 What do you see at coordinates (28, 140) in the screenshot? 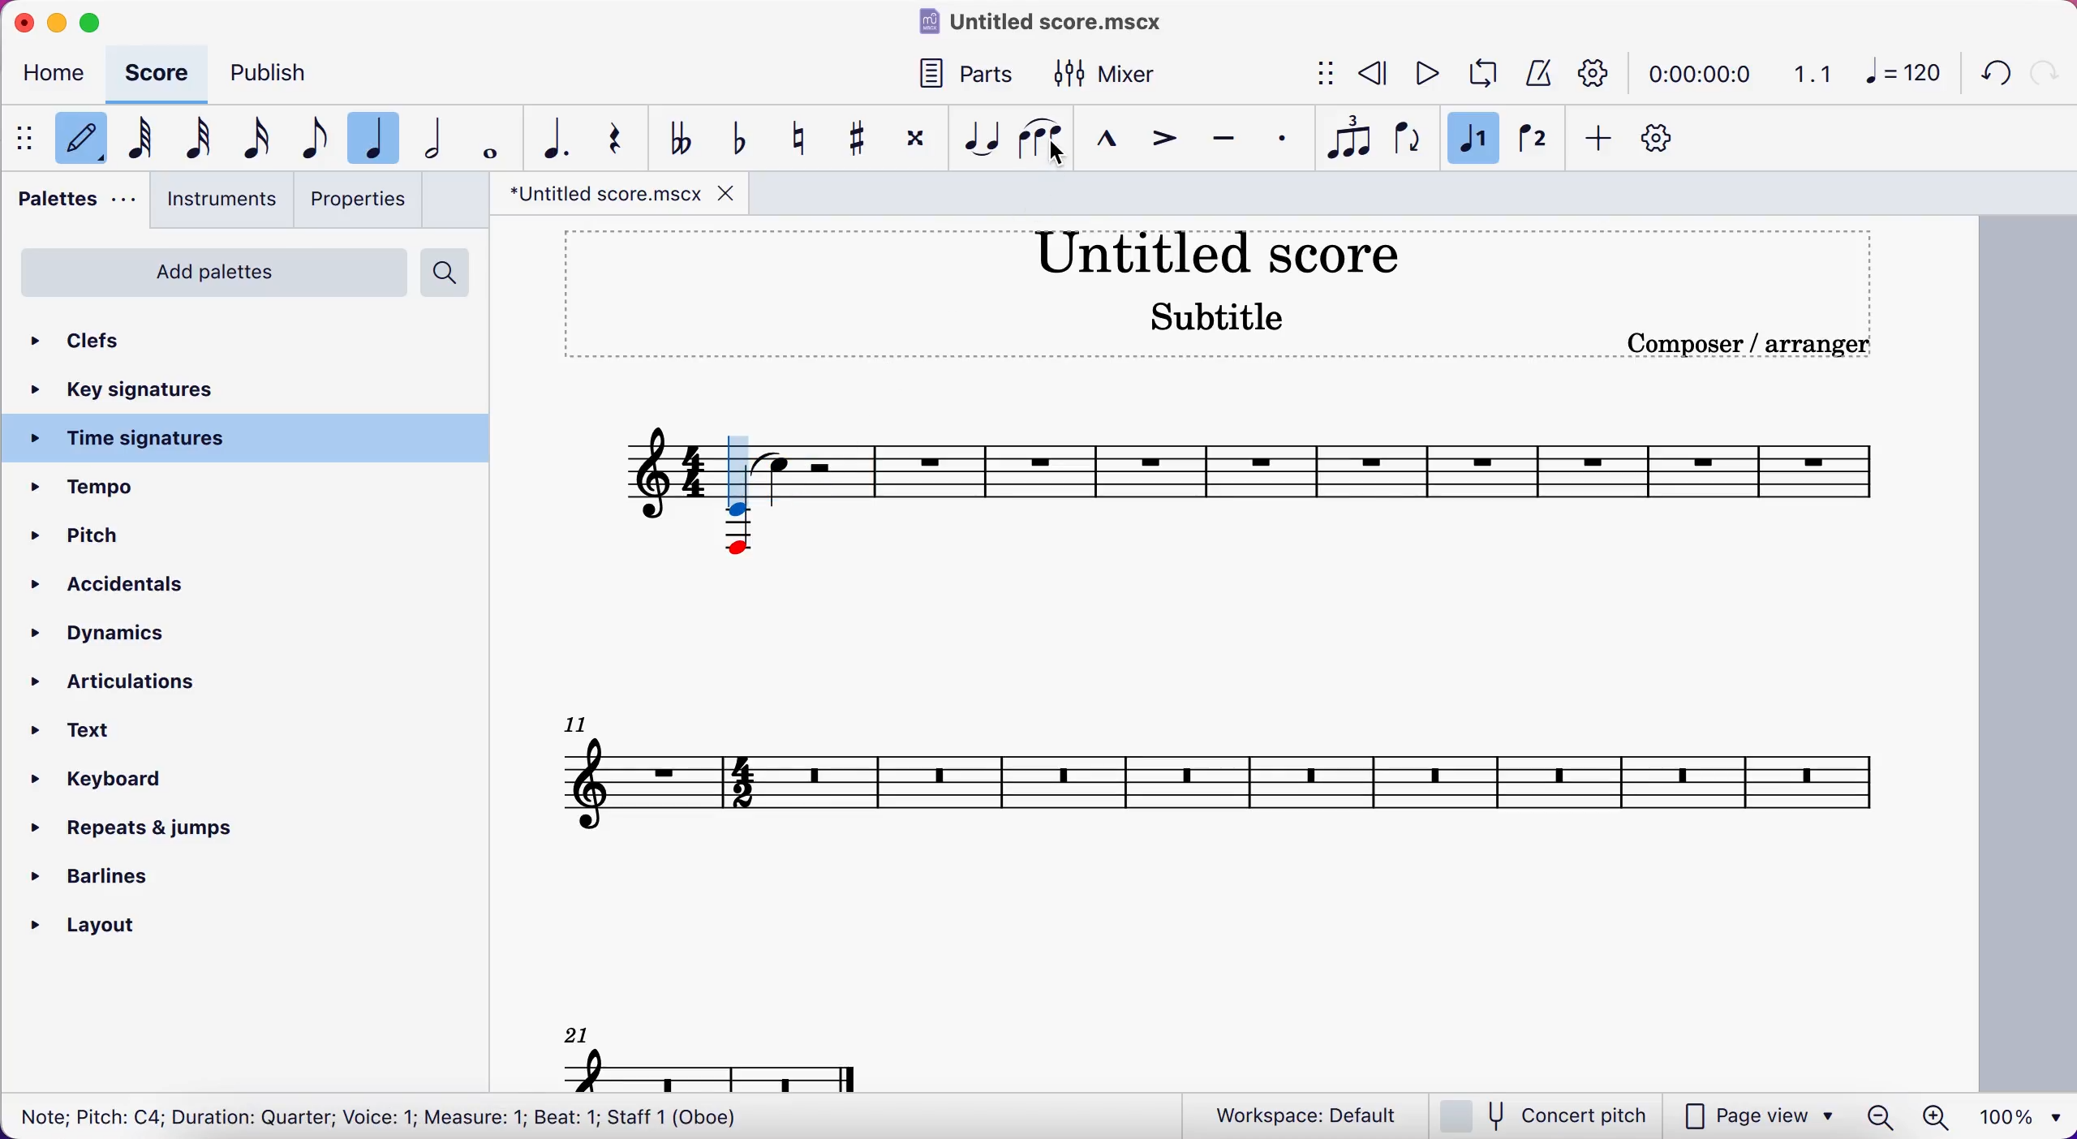
I see `show/hide` at bounding box center [28, 140].